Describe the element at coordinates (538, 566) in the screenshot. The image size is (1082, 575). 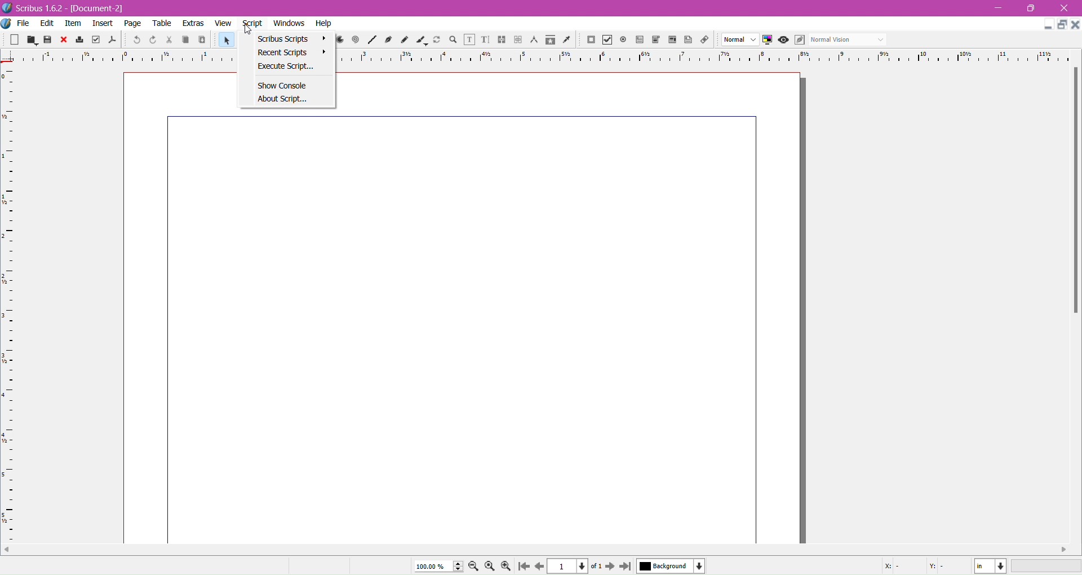
I see `Go to the previous page` at that location.